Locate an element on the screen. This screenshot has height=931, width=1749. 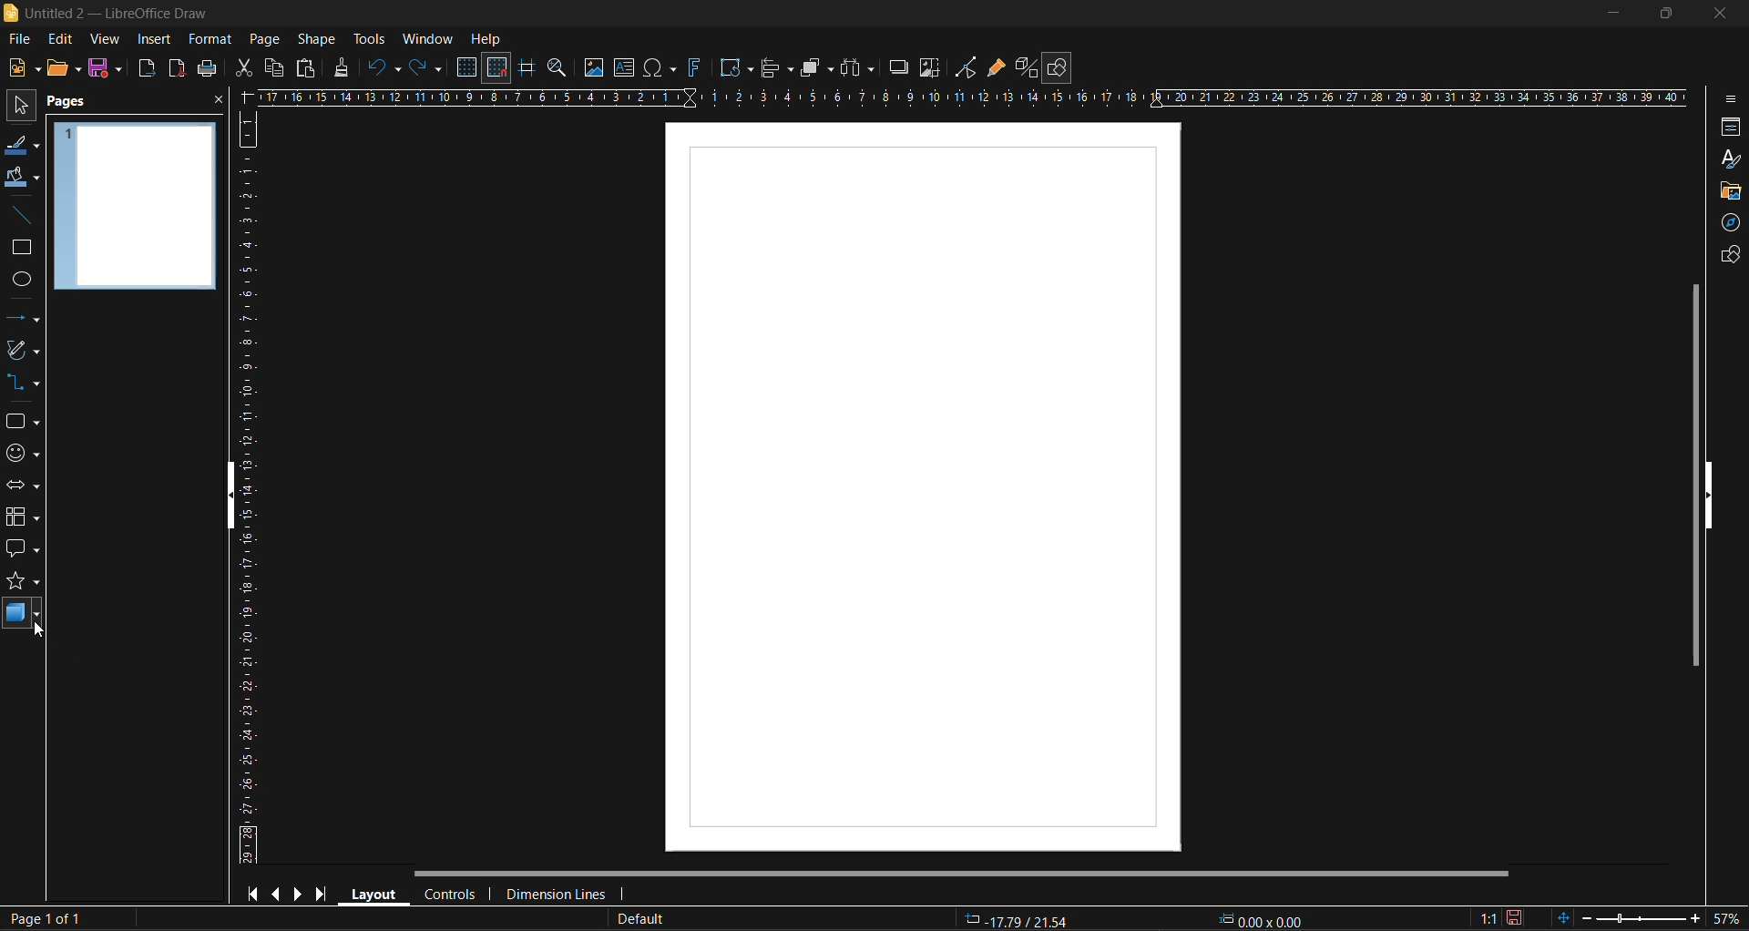
layout is located at coordinates (376, 894).